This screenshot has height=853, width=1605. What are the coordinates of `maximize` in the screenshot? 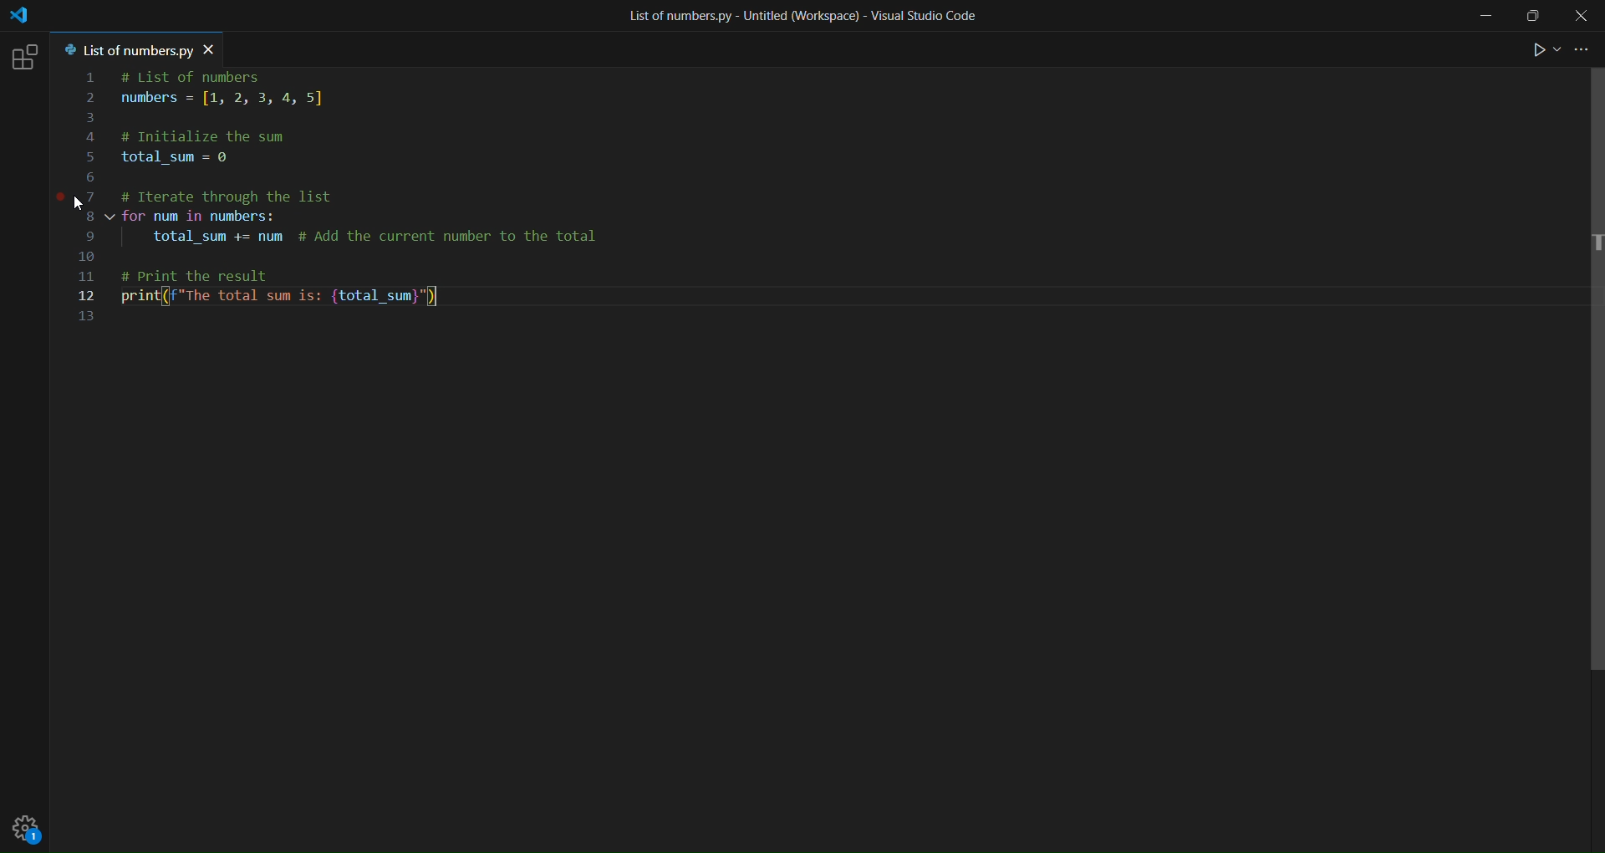 It's located at (1530, 19).